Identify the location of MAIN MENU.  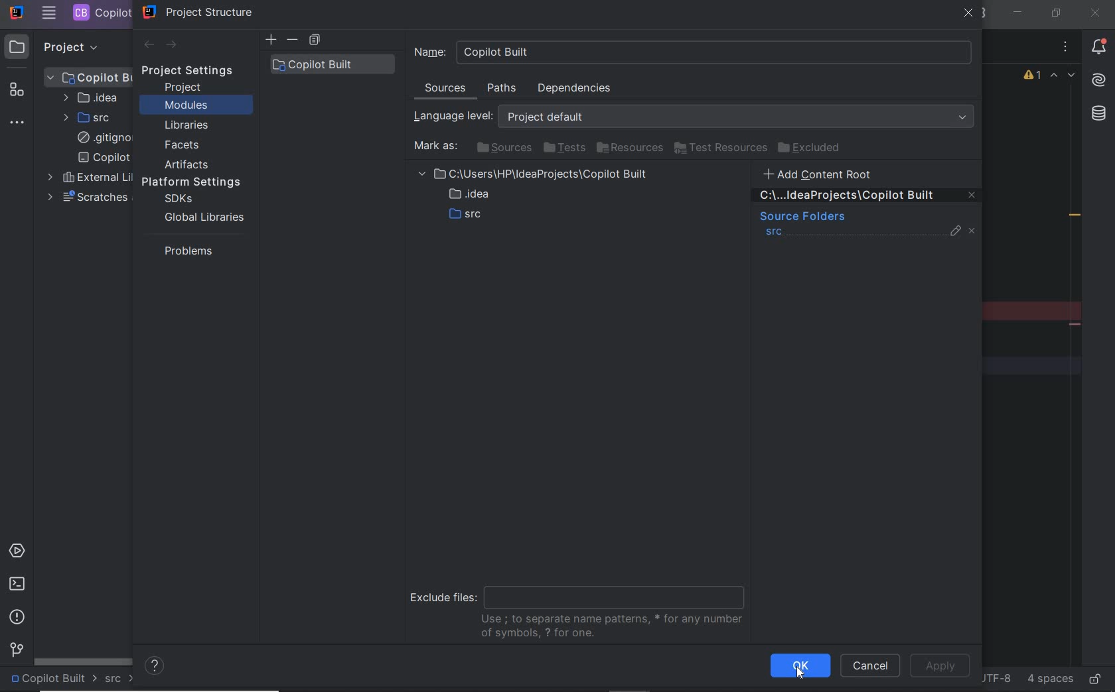
(48, 13).